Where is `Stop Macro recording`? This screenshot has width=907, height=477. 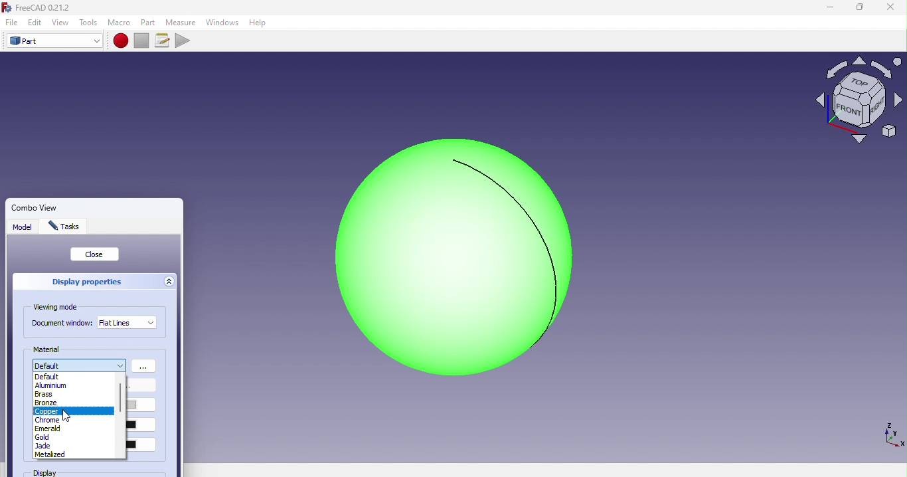
Stop Macro recording is located at coordinates (144, 40).